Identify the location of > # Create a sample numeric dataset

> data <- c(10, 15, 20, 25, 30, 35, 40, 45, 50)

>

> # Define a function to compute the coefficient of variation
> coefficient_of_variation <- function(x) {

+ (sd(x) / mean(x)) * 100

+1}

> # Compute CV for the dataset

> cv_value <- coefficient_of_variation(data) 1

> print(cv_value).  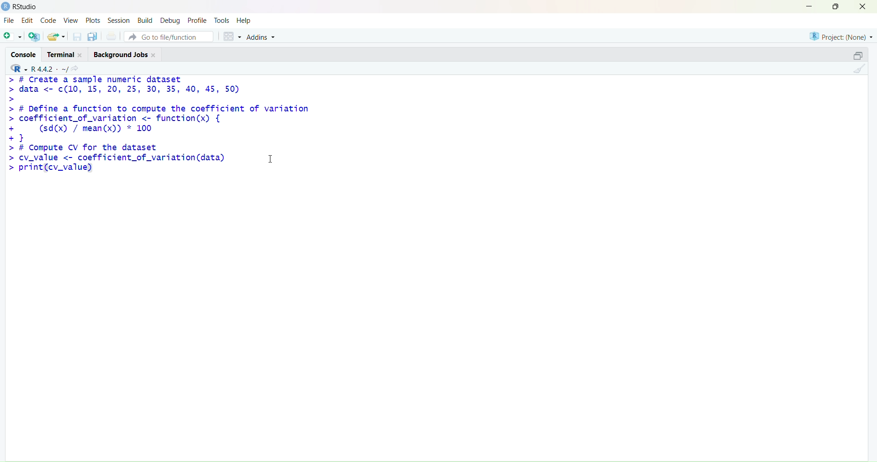
(162, 126).